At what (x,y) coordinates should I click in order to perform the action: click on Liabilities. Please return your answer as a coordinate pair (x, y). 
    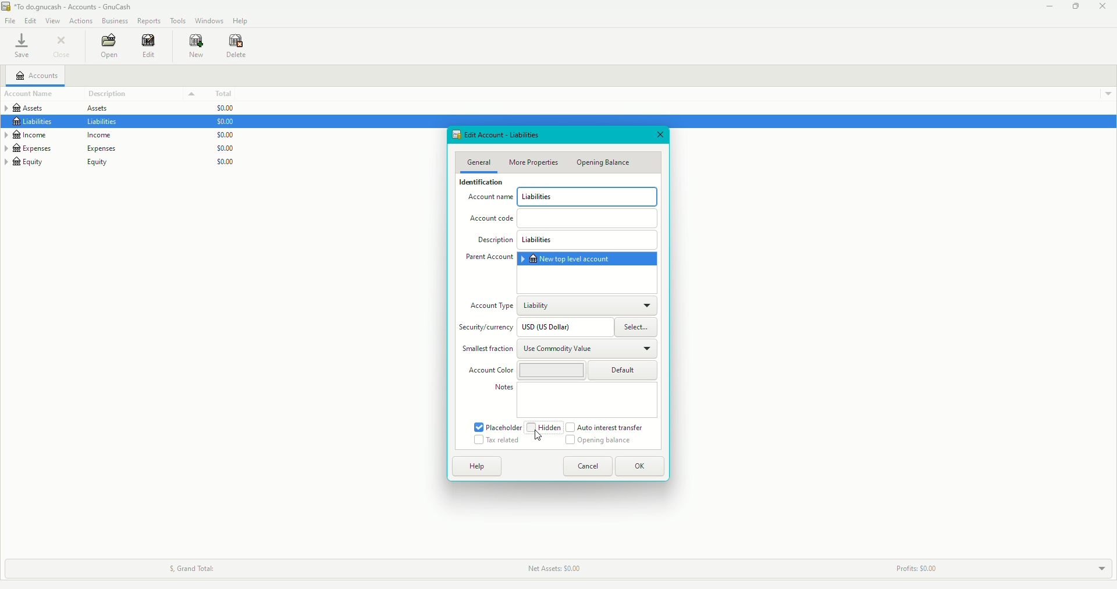
    Looking at the image, I should click on (588, 197).